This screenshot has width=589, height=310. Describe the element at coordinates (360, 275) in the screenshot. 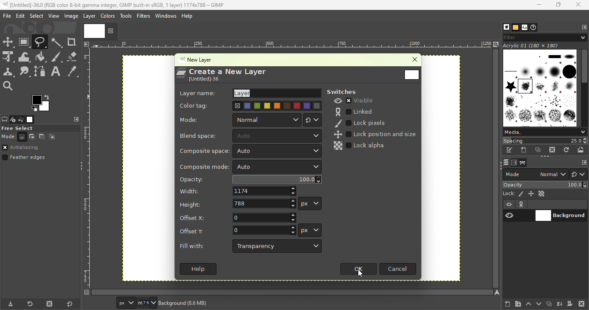

I see `cursor` at that location.